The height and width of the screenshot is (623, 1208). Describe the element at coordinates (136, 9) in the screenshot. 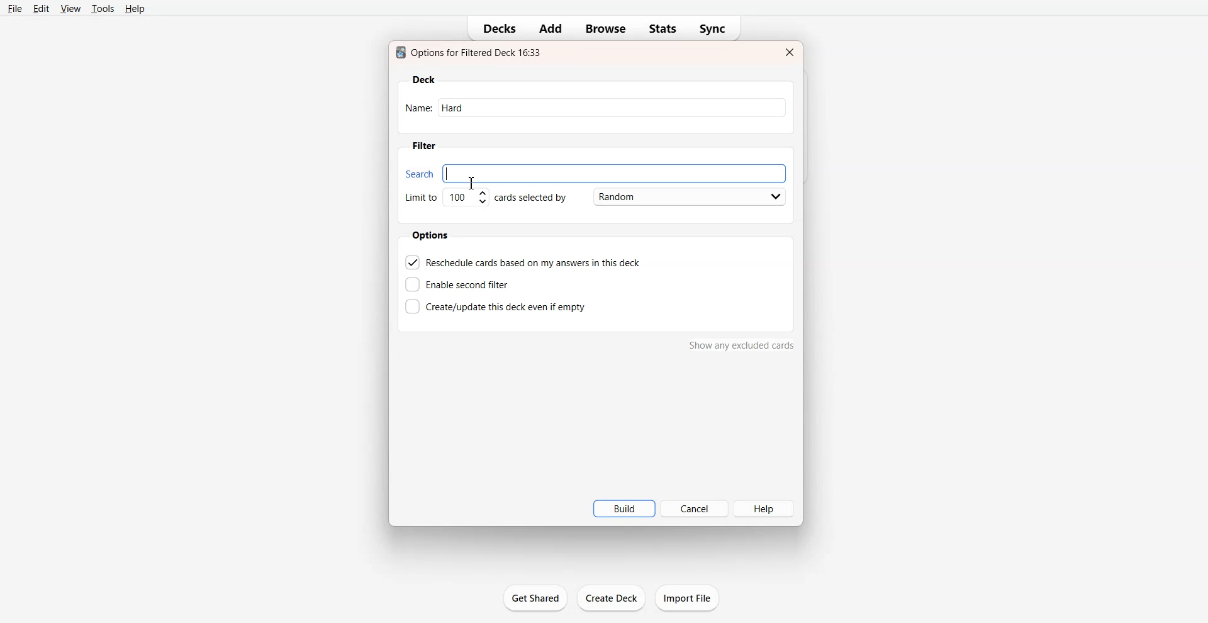

I see `Help` at that location.